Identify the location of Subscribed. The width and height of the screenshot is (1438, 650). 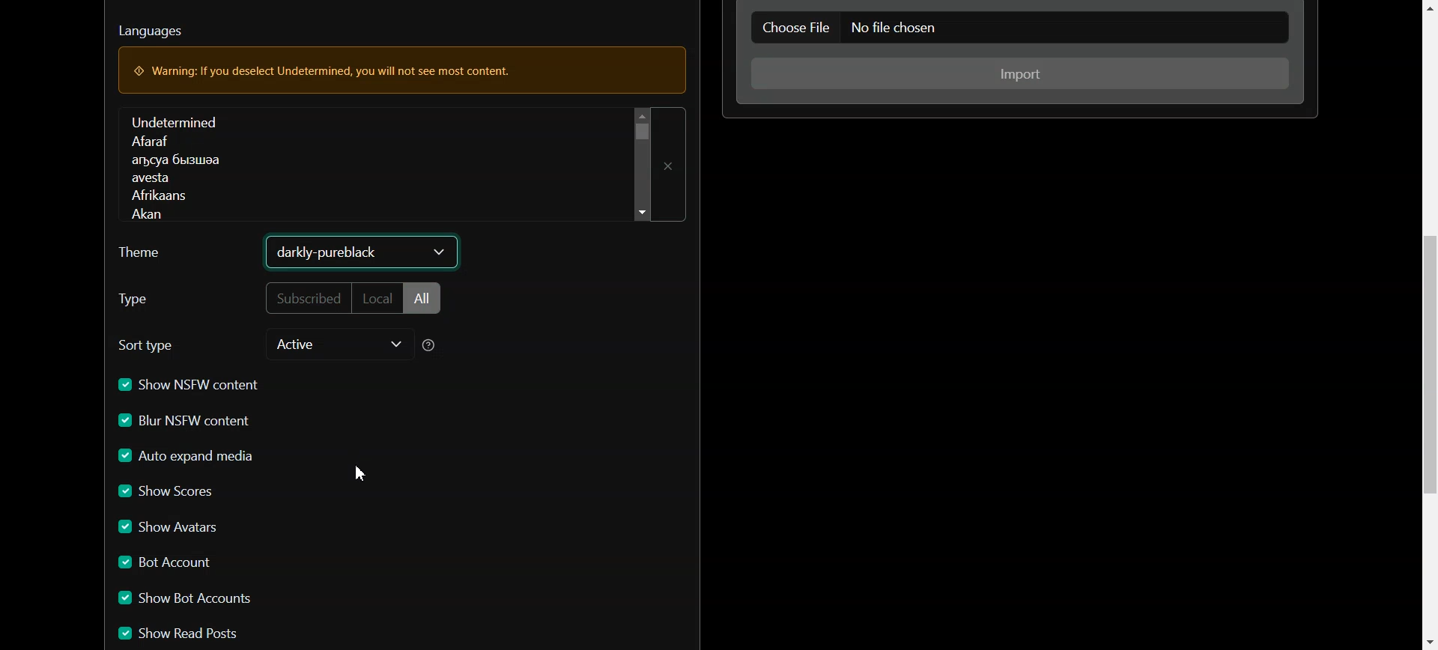
(305, 299).